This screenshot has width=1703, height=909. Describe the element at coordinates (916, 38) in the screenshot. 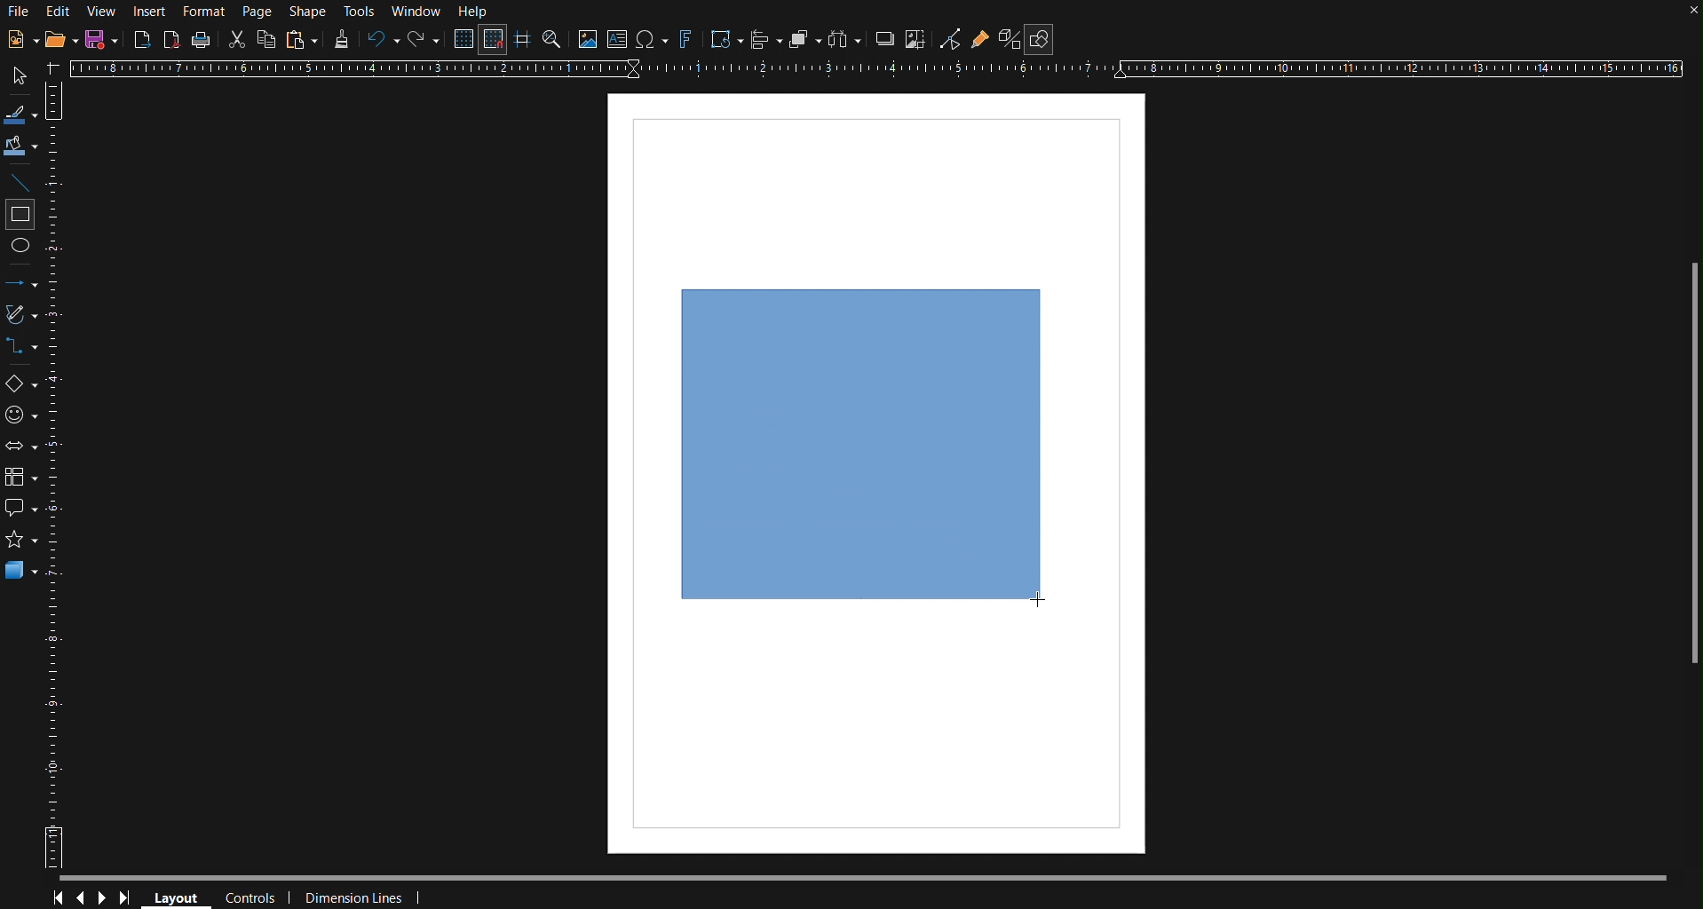

I see `Crop Images` at that location.